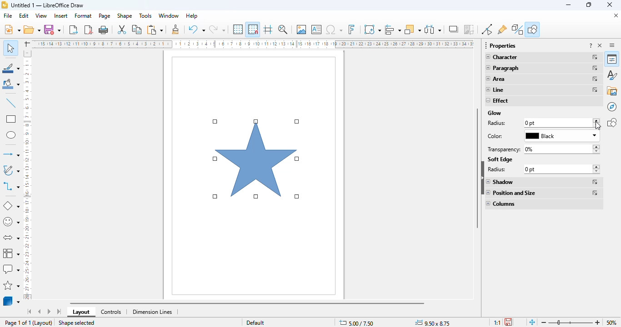 The width and height of the screenshot is (621, 327). I want to click on scroll to first sheet, so click(29, 312).